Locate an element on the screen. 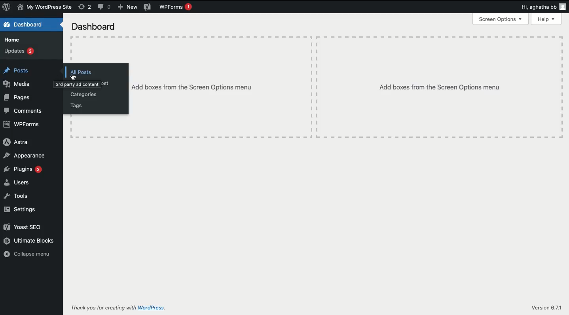 This screenshot has height=315, width=569. Tags is located at coordinates (76, 106).